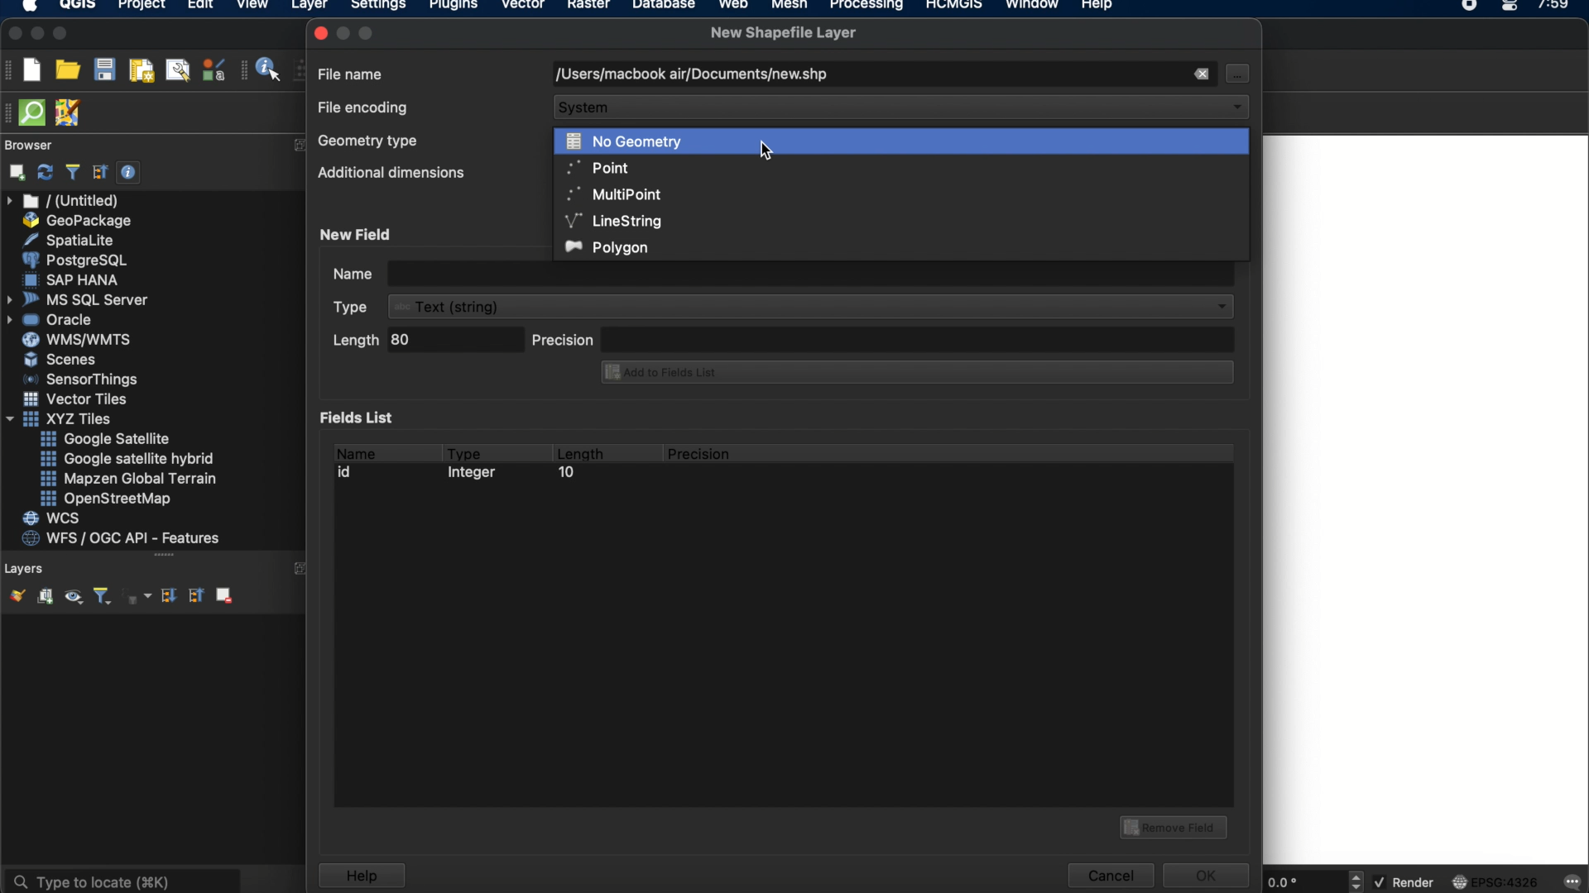 The width and height of the screenshot is (1589, 893). I want to click on type, so click(465, 451).